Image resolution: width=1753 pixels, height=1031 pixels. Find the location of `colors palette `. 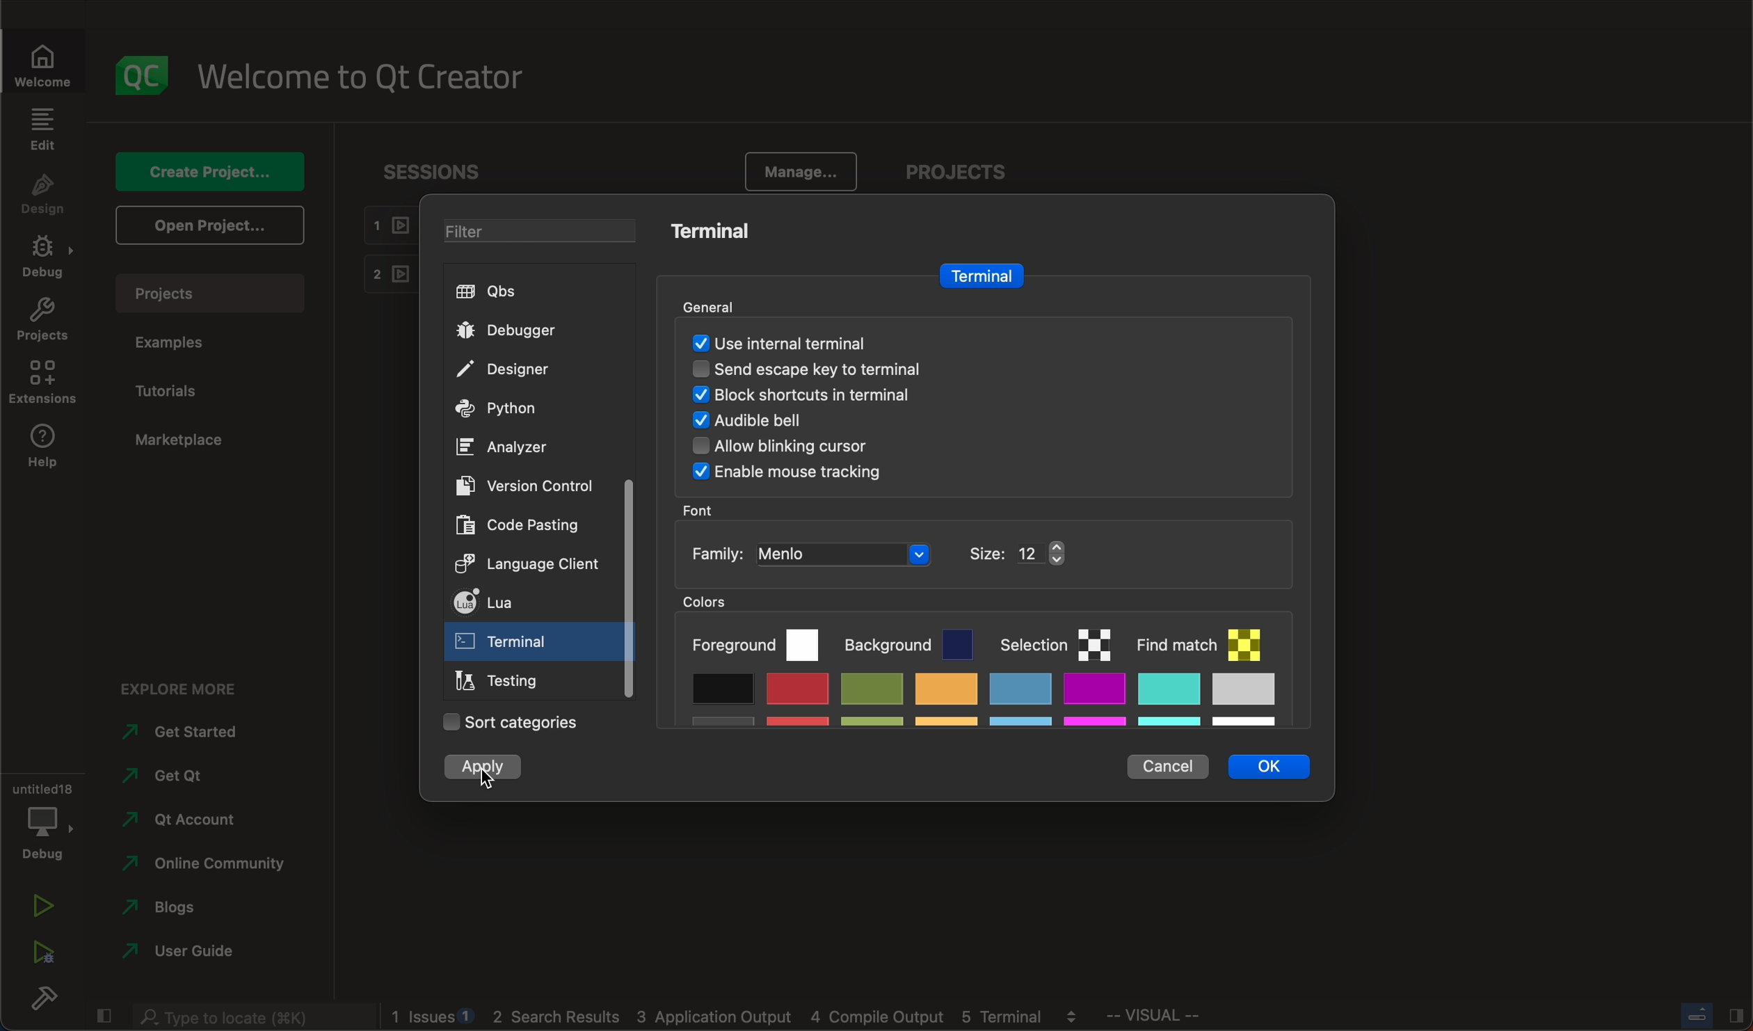

colors palette  is located at coordinates (995, 660).